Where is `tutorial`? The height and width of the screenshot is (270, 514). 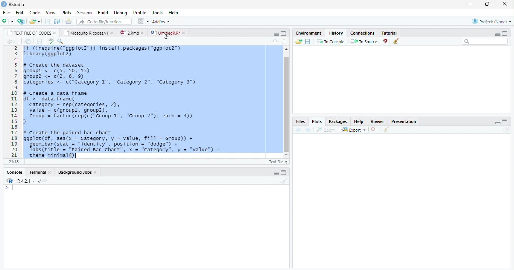 tutorial is located at coordinates (393, 33).